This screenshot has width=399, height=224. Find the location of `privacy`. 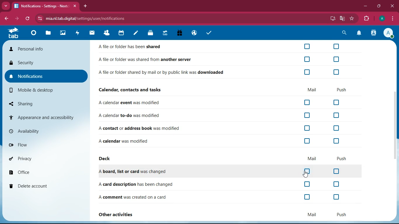

privacy is located at coordinates (45, 159).